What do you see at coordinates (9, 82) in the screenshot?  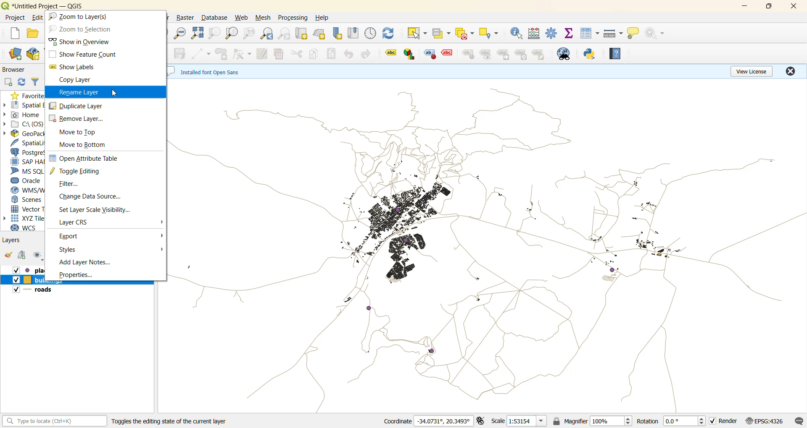 I see `add` at bounding box center [9, 82].